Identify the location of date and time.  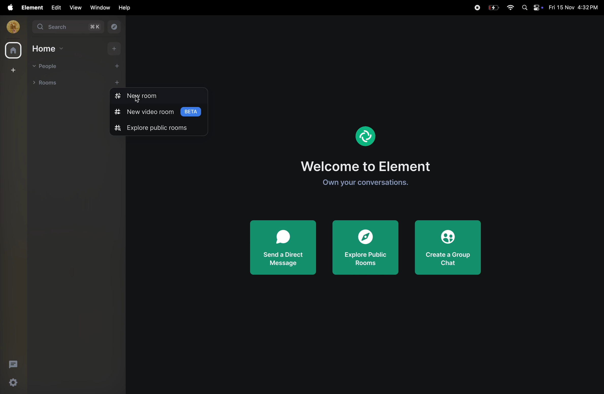
(573, 8).